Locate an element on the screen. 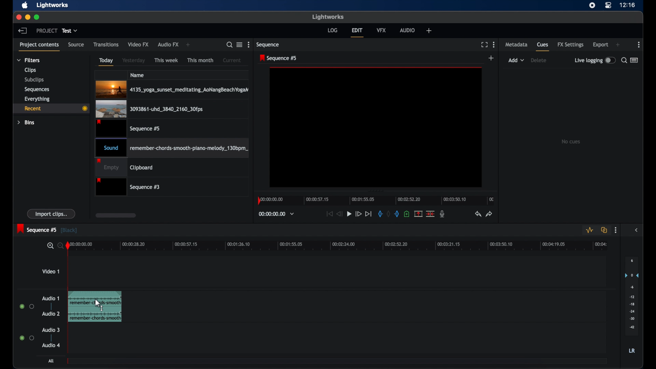  close is located at coordinates (18, 17).